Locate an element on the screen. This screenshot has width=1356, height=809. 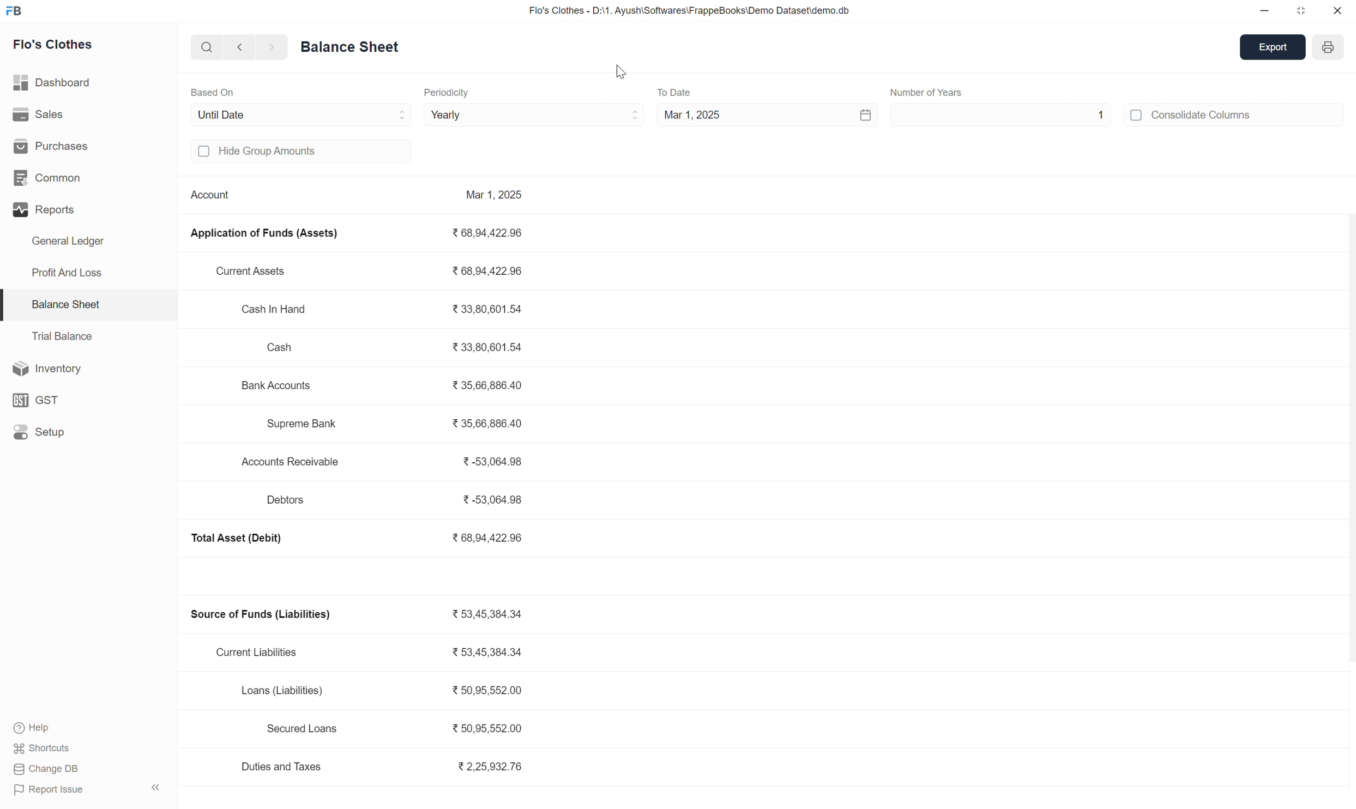
Reports is located at coordinates (79, 210).